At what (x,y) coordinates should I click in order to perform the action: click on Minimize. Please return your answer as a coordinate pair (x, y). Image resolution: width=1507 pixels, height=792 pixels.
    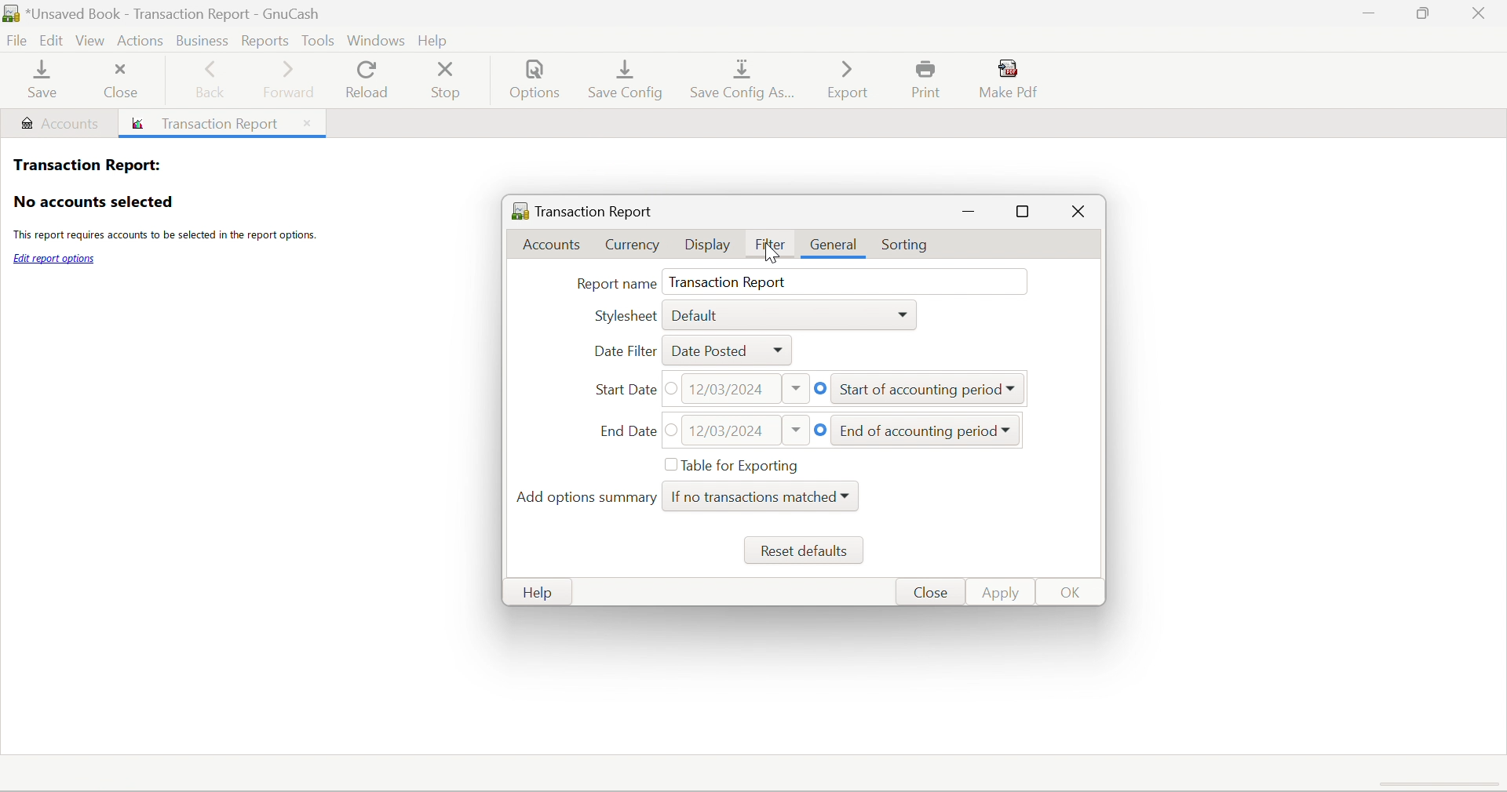
    Looking at the image, I should click on (1365, 14).